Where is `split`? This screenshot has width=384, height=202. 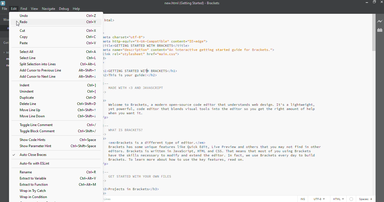 split is located at coordinates (38, 64).